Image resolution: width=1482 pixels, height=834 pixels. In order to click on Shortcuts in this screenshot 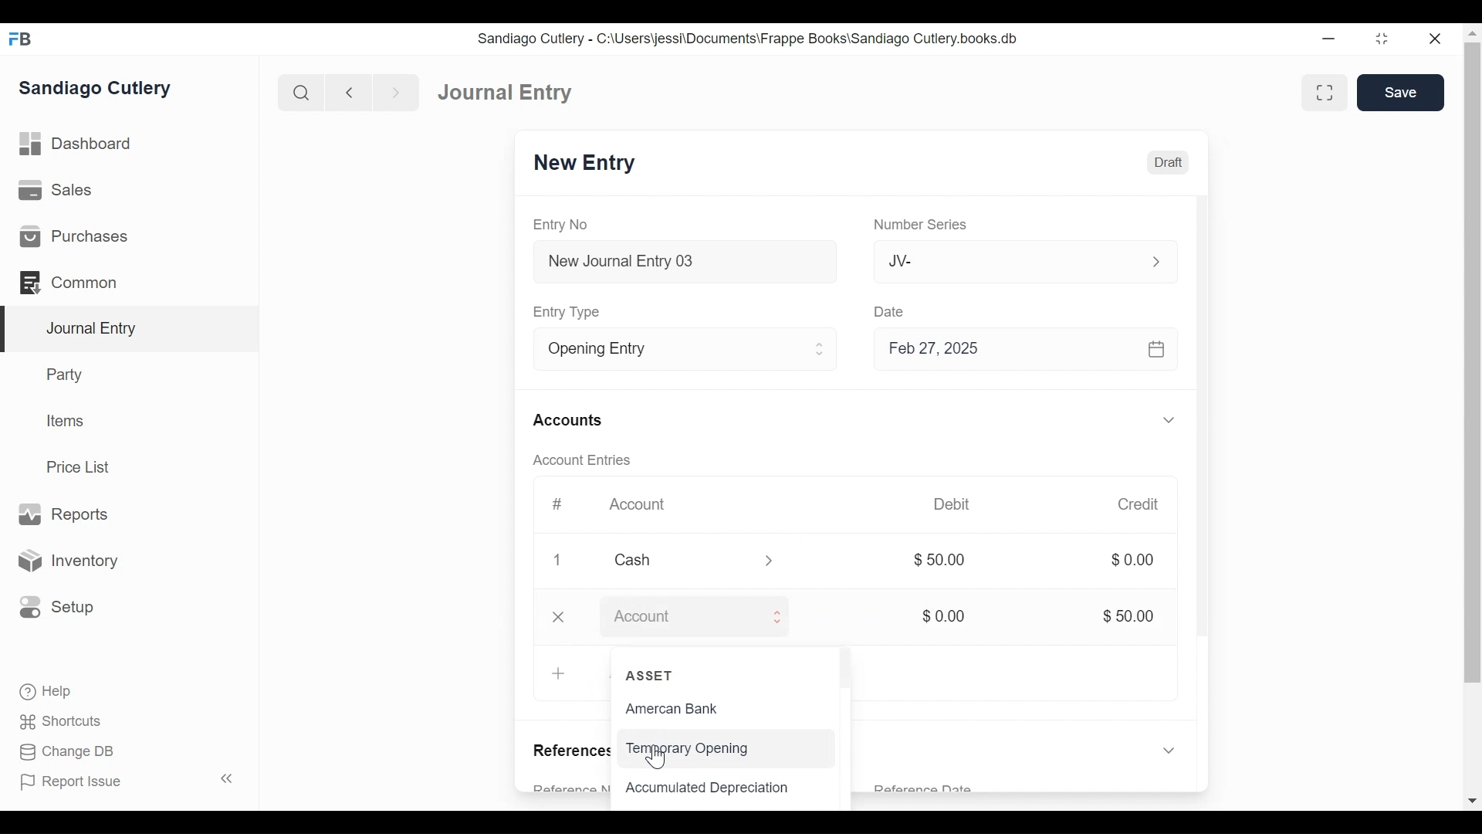, I will do `click(63, 724)`.